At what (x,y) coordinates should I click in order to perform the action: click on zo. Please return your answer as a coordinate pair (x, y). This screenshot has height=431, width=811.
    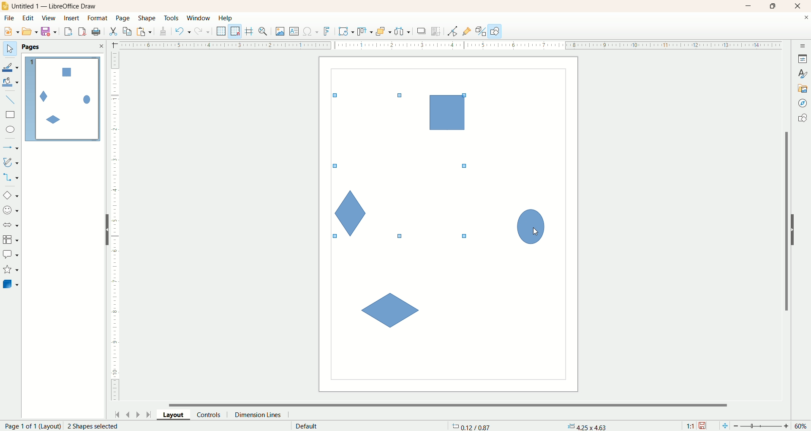
    Looking at the image, I should click on (264, 31).